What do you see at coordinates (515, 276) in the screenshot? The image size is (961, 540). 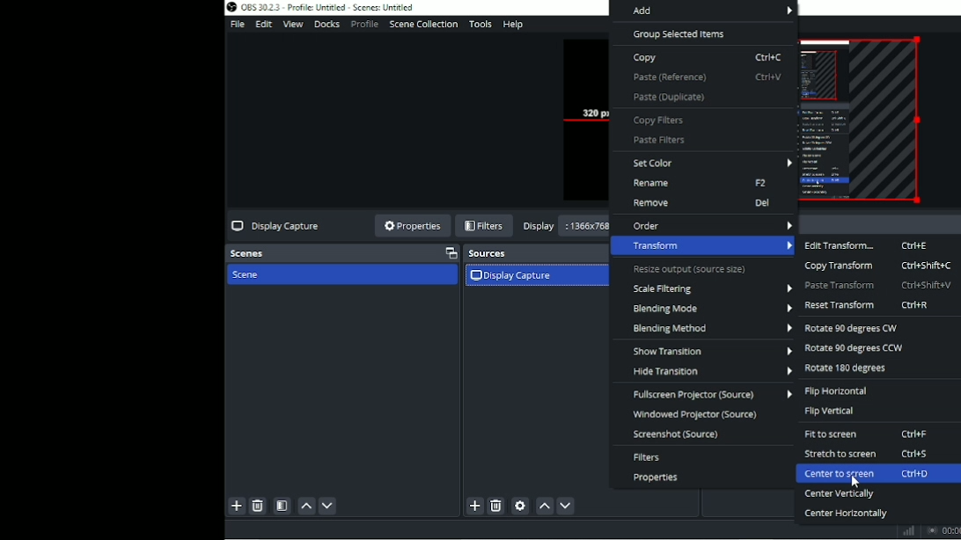 I see `Display capture` at bounding box center [515, 276].